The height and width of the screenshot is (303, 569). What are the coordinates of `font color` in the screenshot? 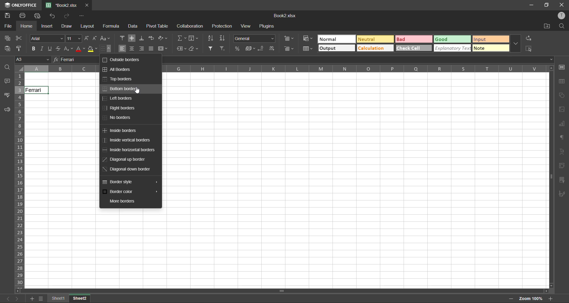 It's located at (81, 49).